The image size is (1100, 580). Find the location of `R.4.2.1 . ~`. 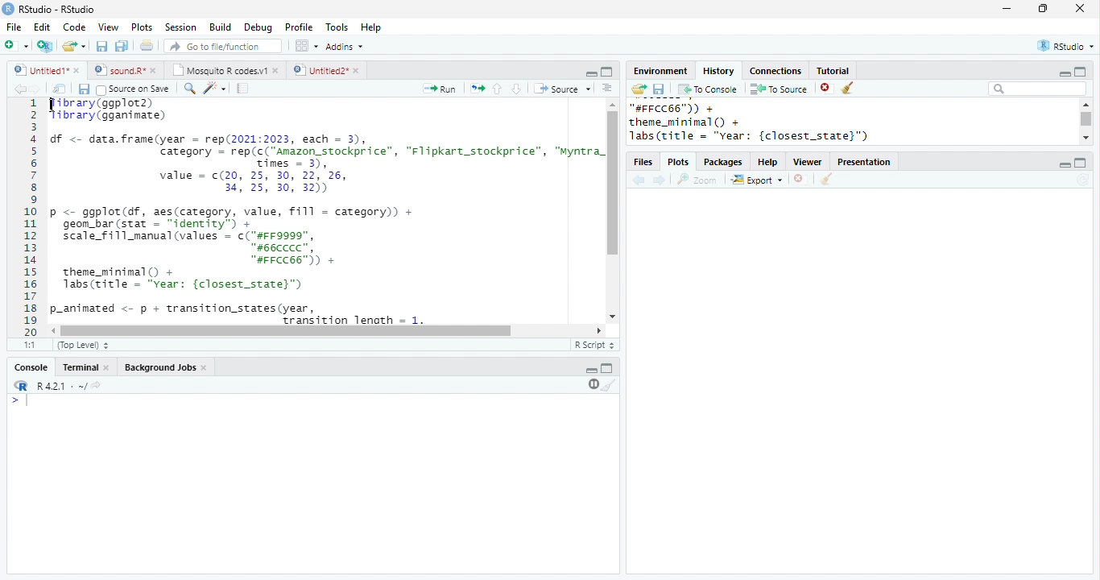

R.4.2.1 . ~ is located at coordinates (60, 385).